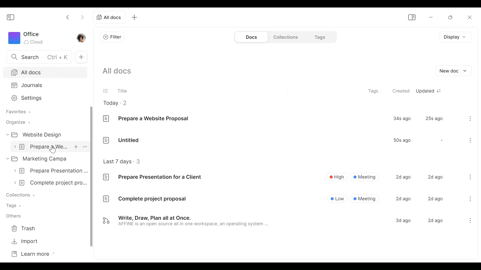 The height and width of the screenshot is (270, 481). I want to click on Tags, so click(321, 37).